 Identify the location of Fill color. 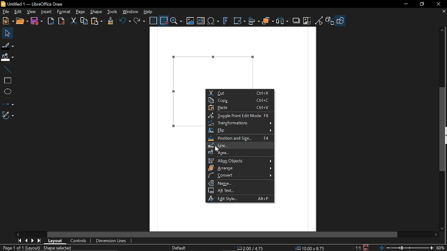
(7, 58).